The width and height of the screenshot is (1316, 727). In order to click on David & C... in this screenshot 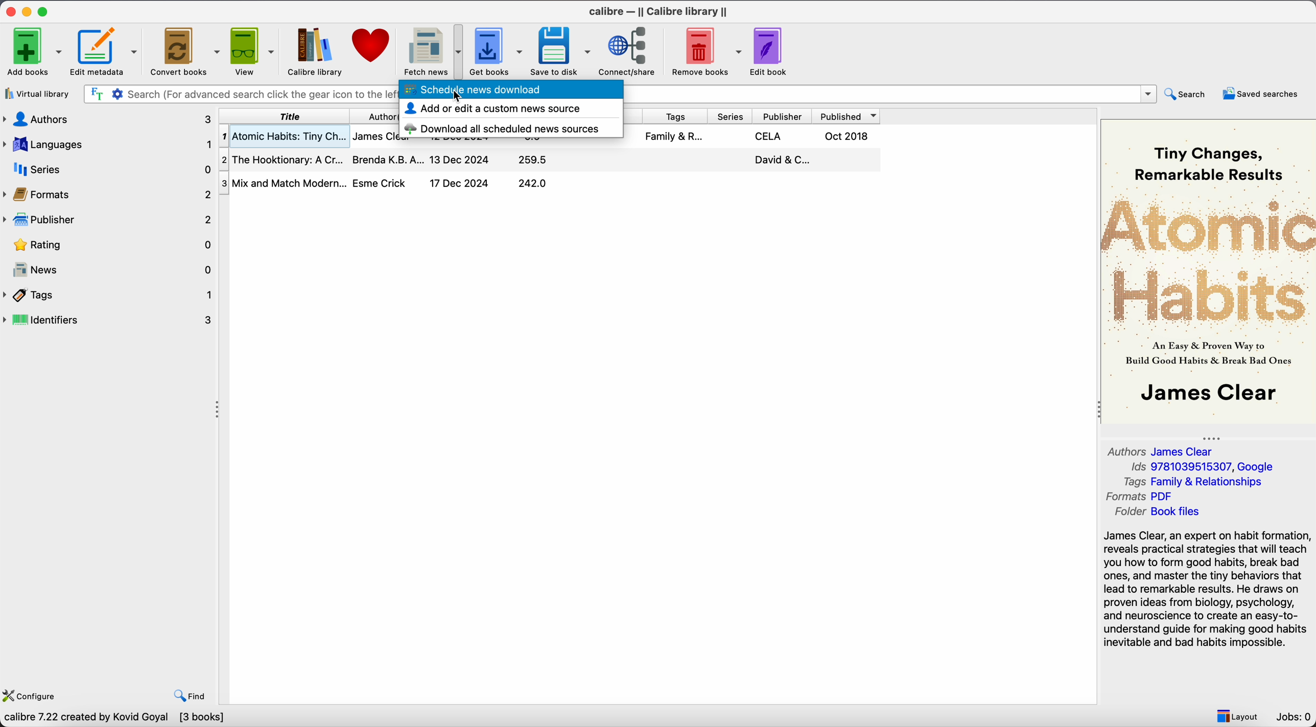, I will do `click(780, 160)`.